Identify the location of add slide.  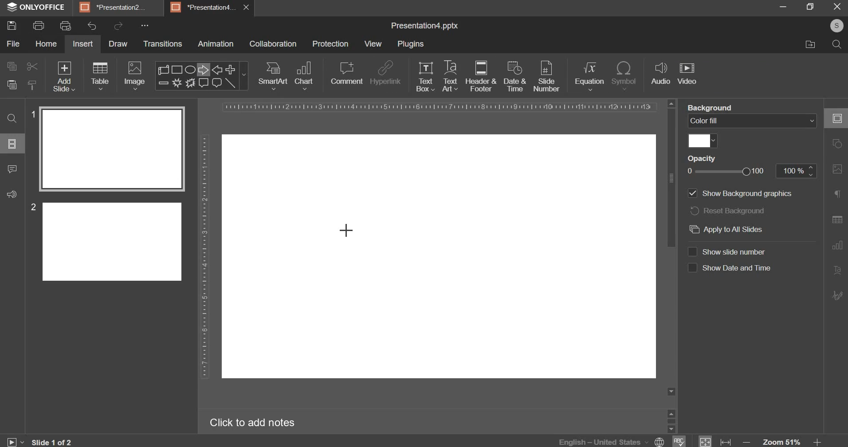
(64, 76).